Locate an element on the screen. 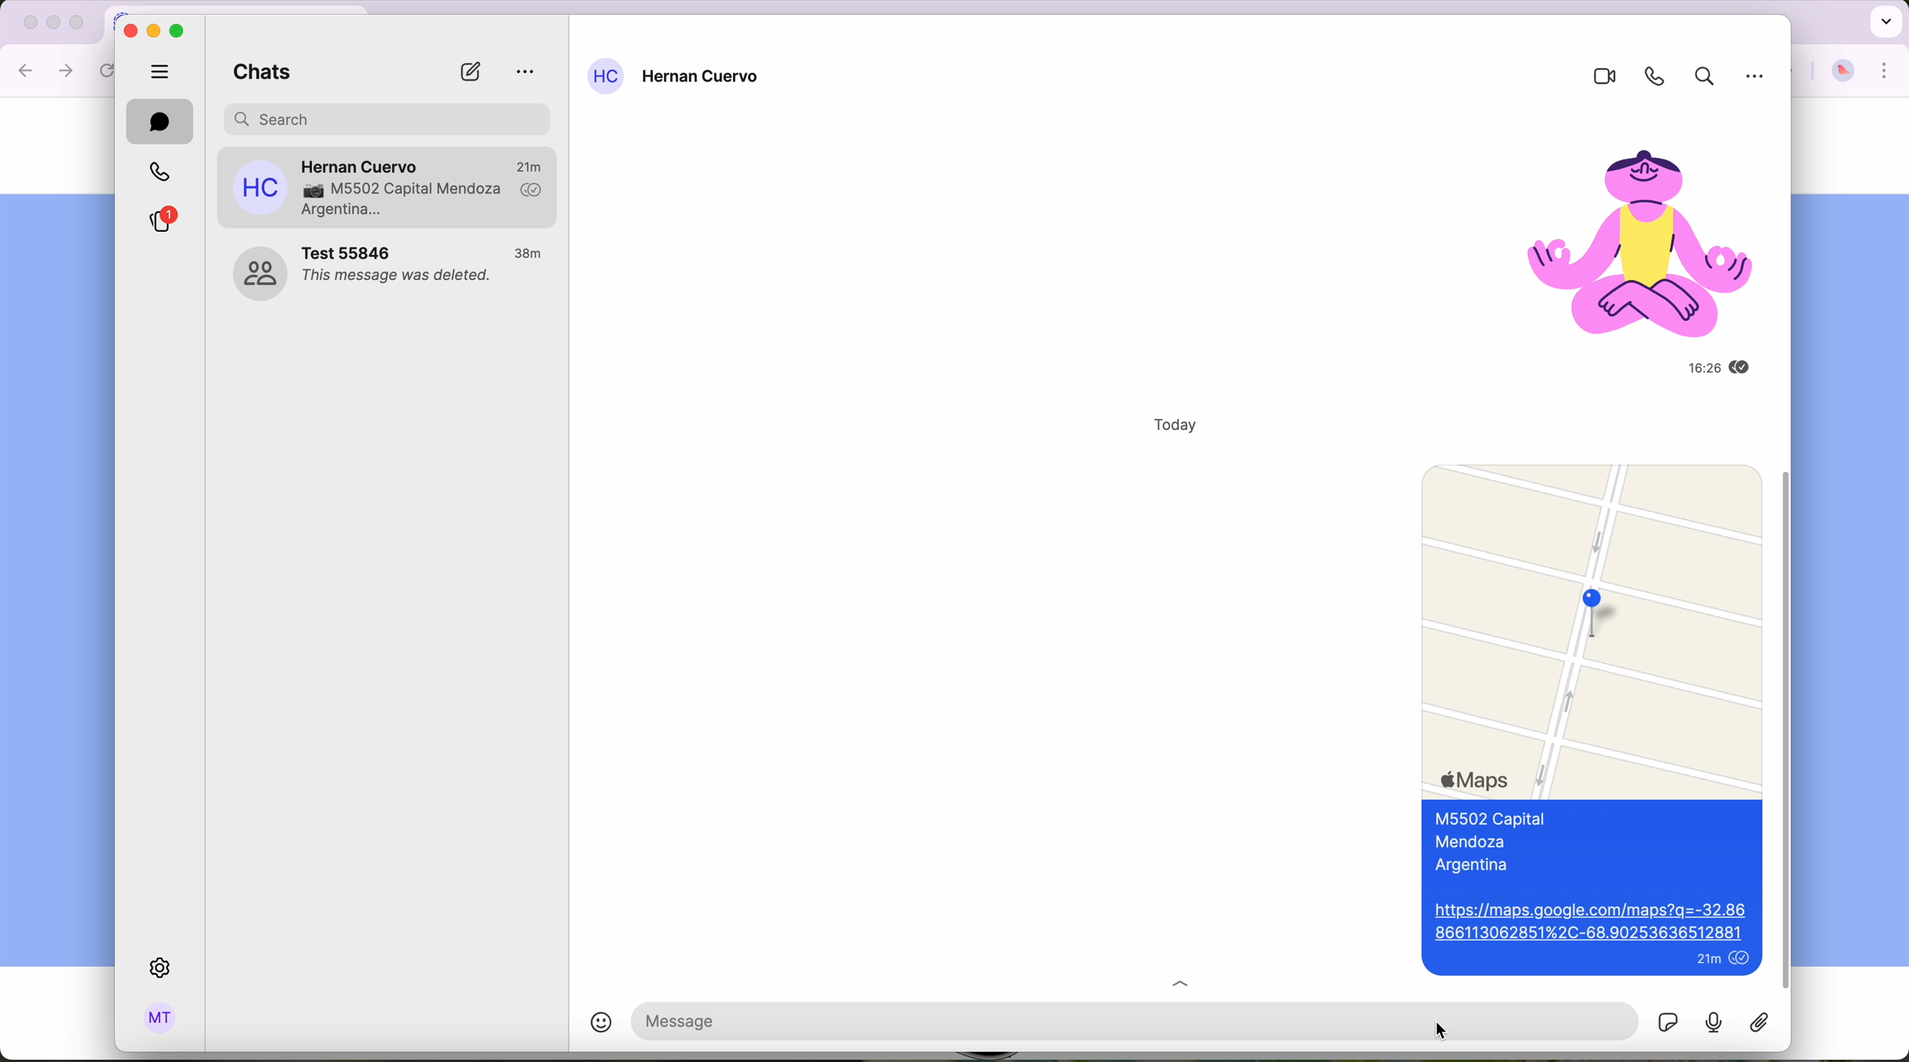  stickers is located at coordinates (1667, 1021).